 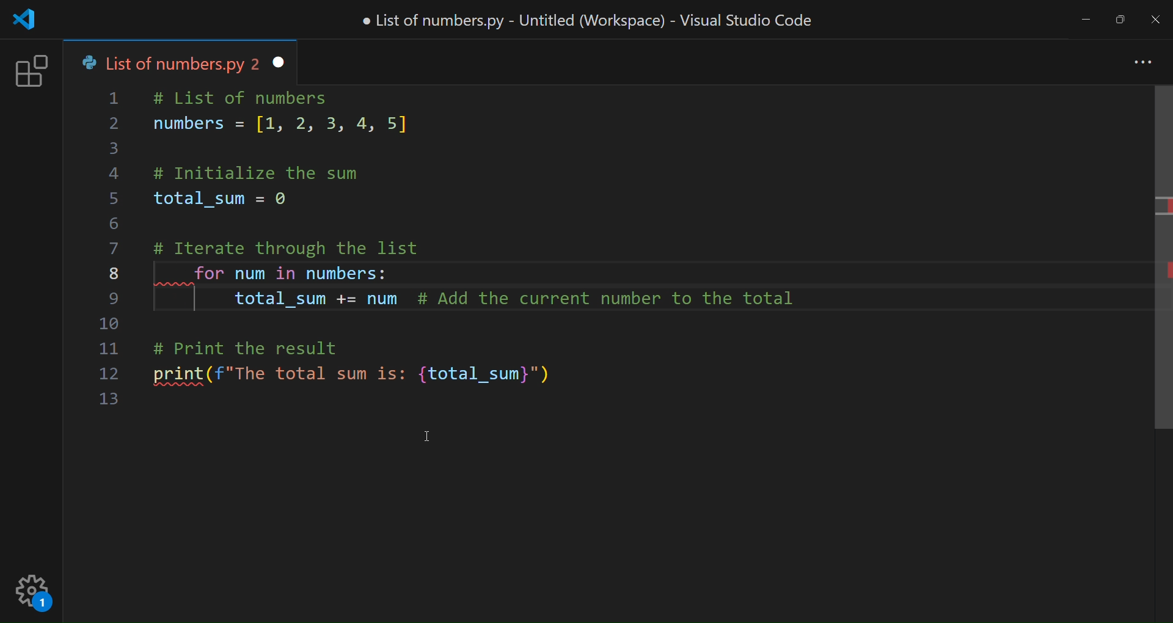 I want to click on tab name, so click(x=167, y=62).